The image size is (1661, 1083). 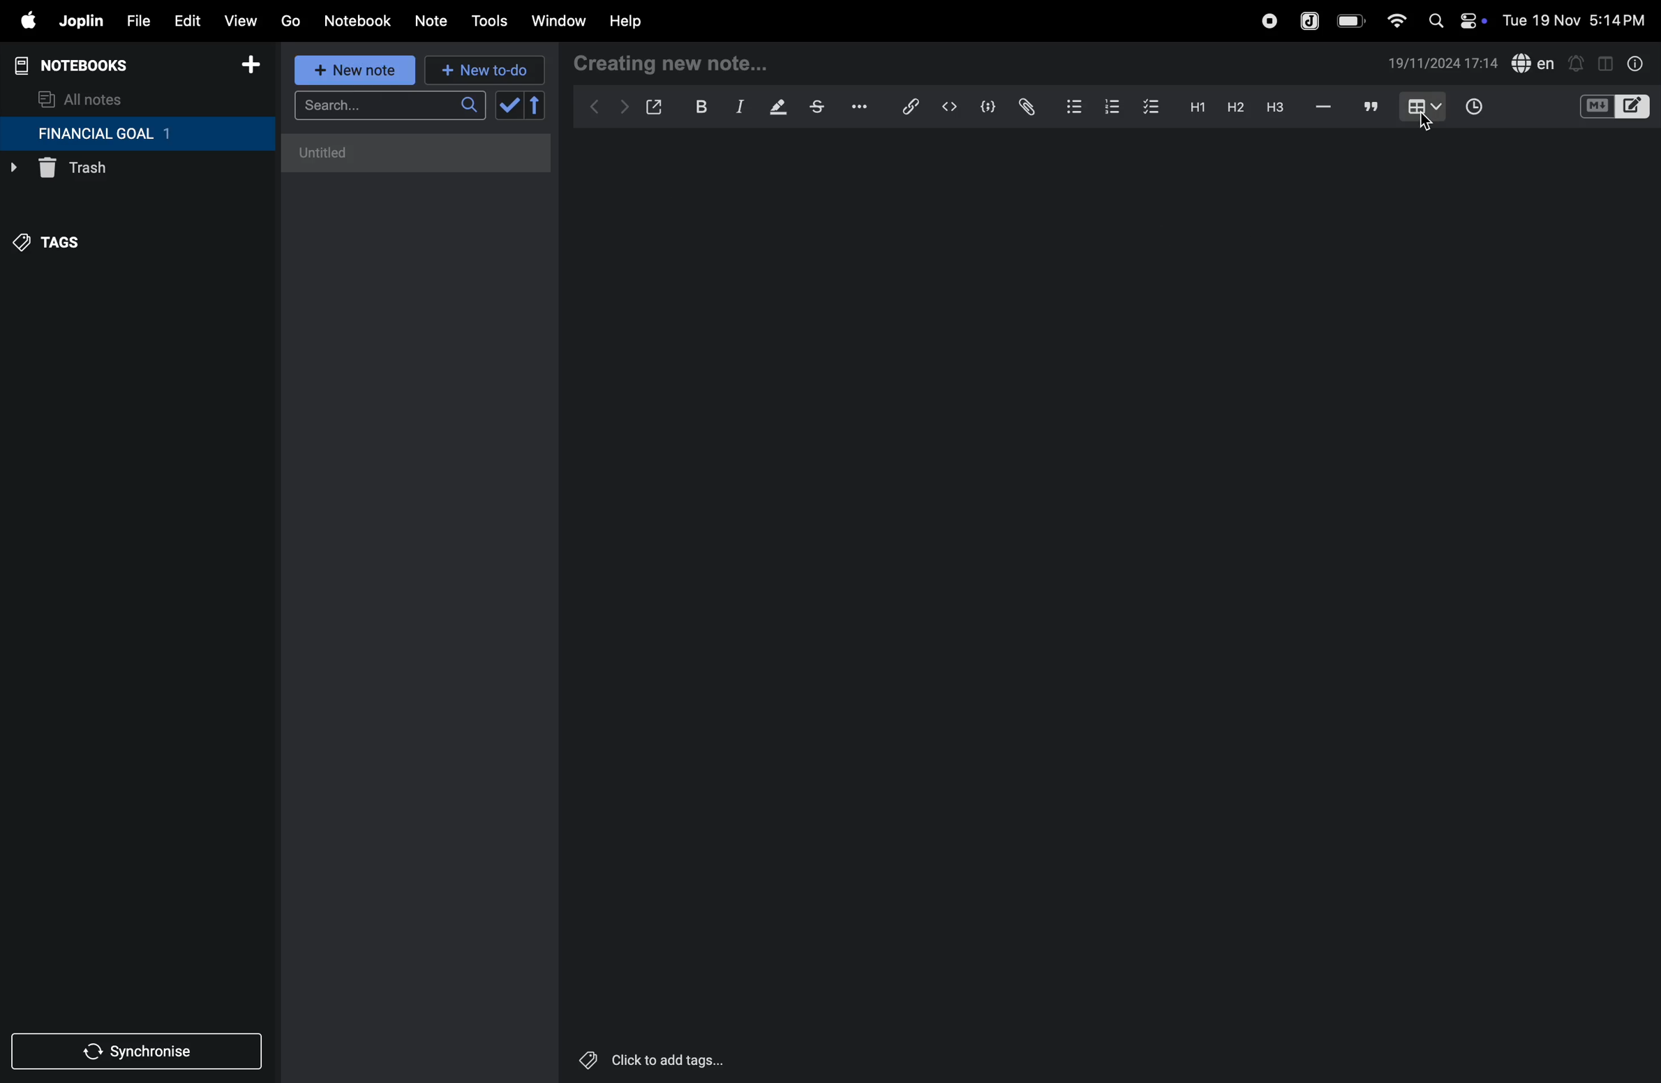 What do you see at coordinates (636, 22) in the screenshot?
I see `help` at bounding box center [636, 22].